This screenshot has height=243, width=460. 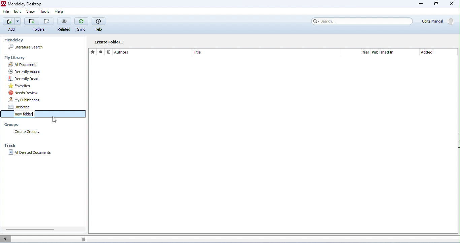 What do you see at coordinates (102, 52) in the screenshot?
I see `read / unread` at bounding box center [102, 52].